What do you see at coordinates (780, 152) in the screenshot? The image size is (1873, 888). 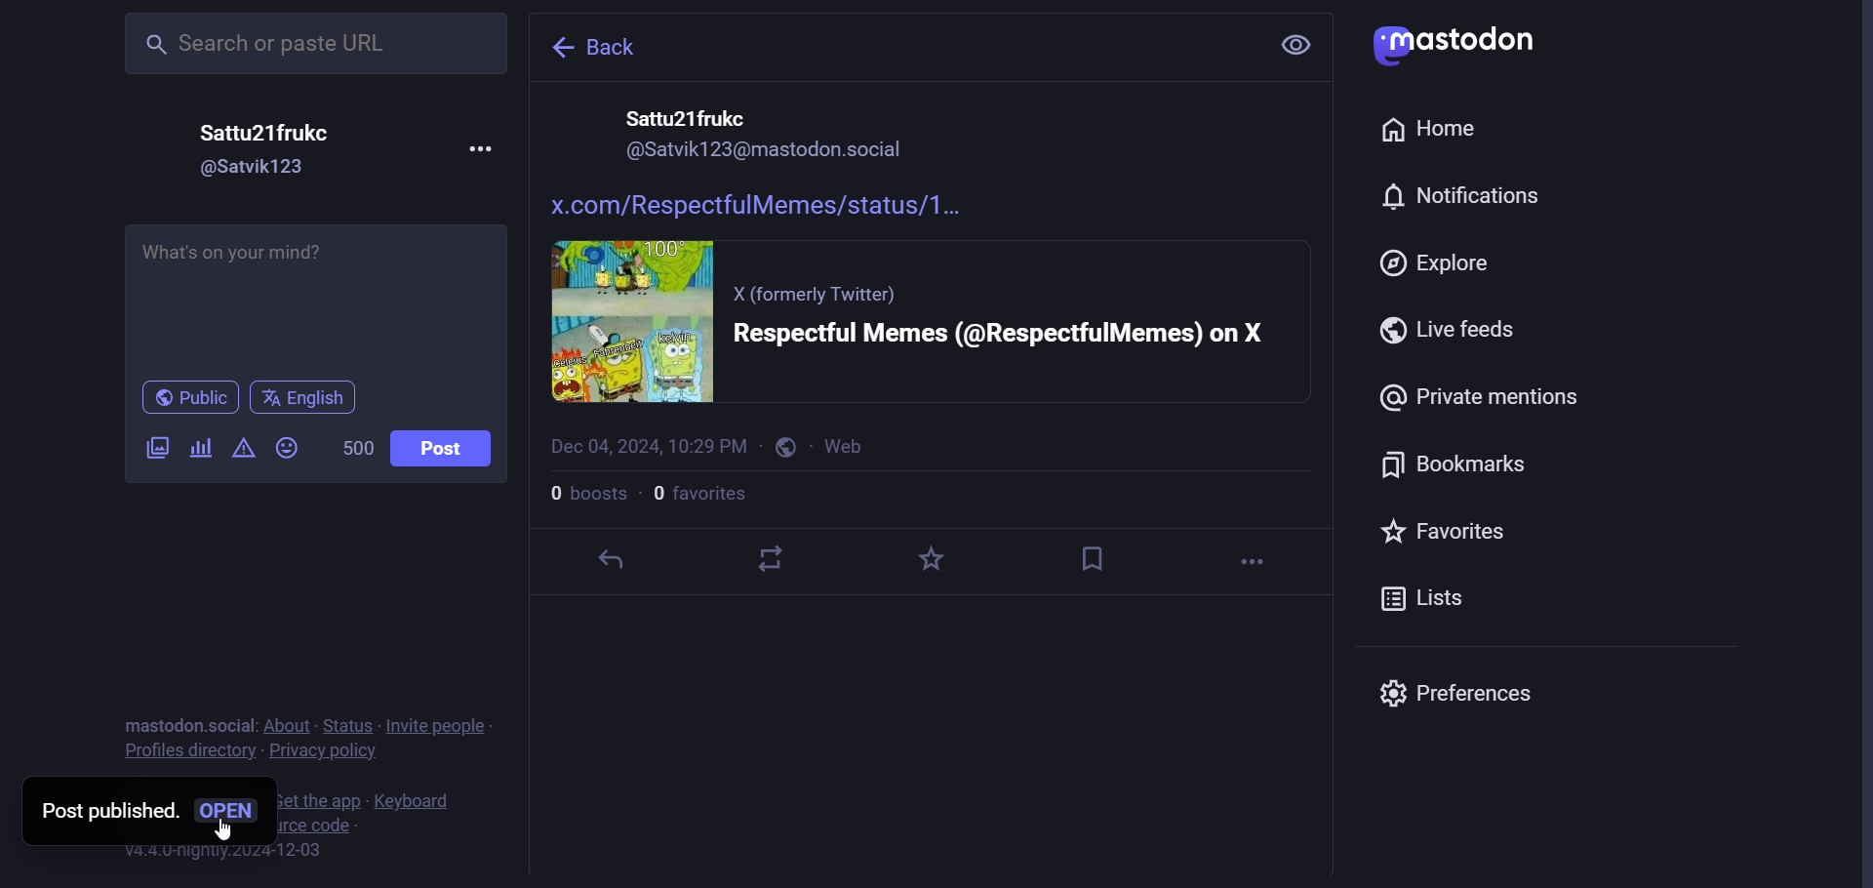 I see `id` at bounding box center [780, 152].